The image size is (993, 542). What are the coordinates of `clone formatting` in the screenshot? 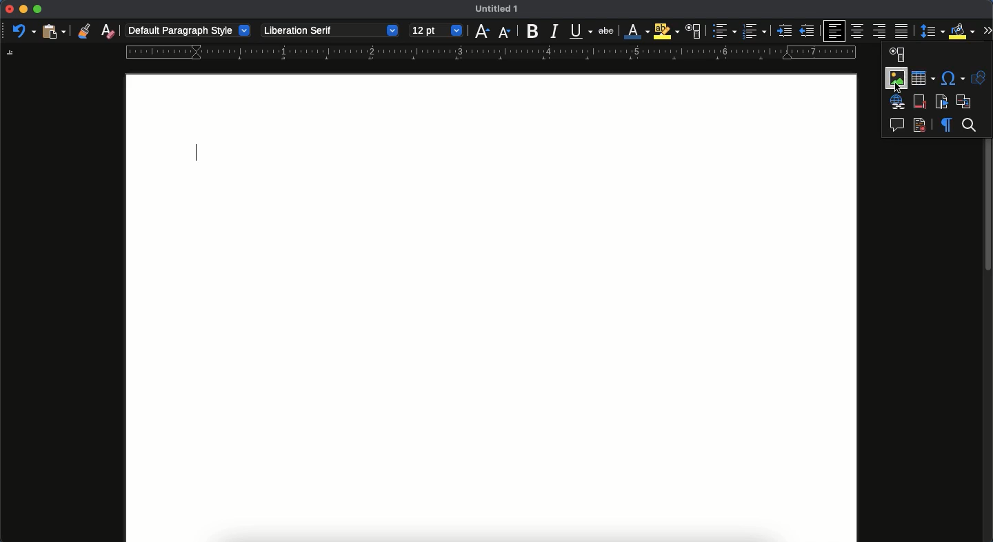 It's located at (83, 30).